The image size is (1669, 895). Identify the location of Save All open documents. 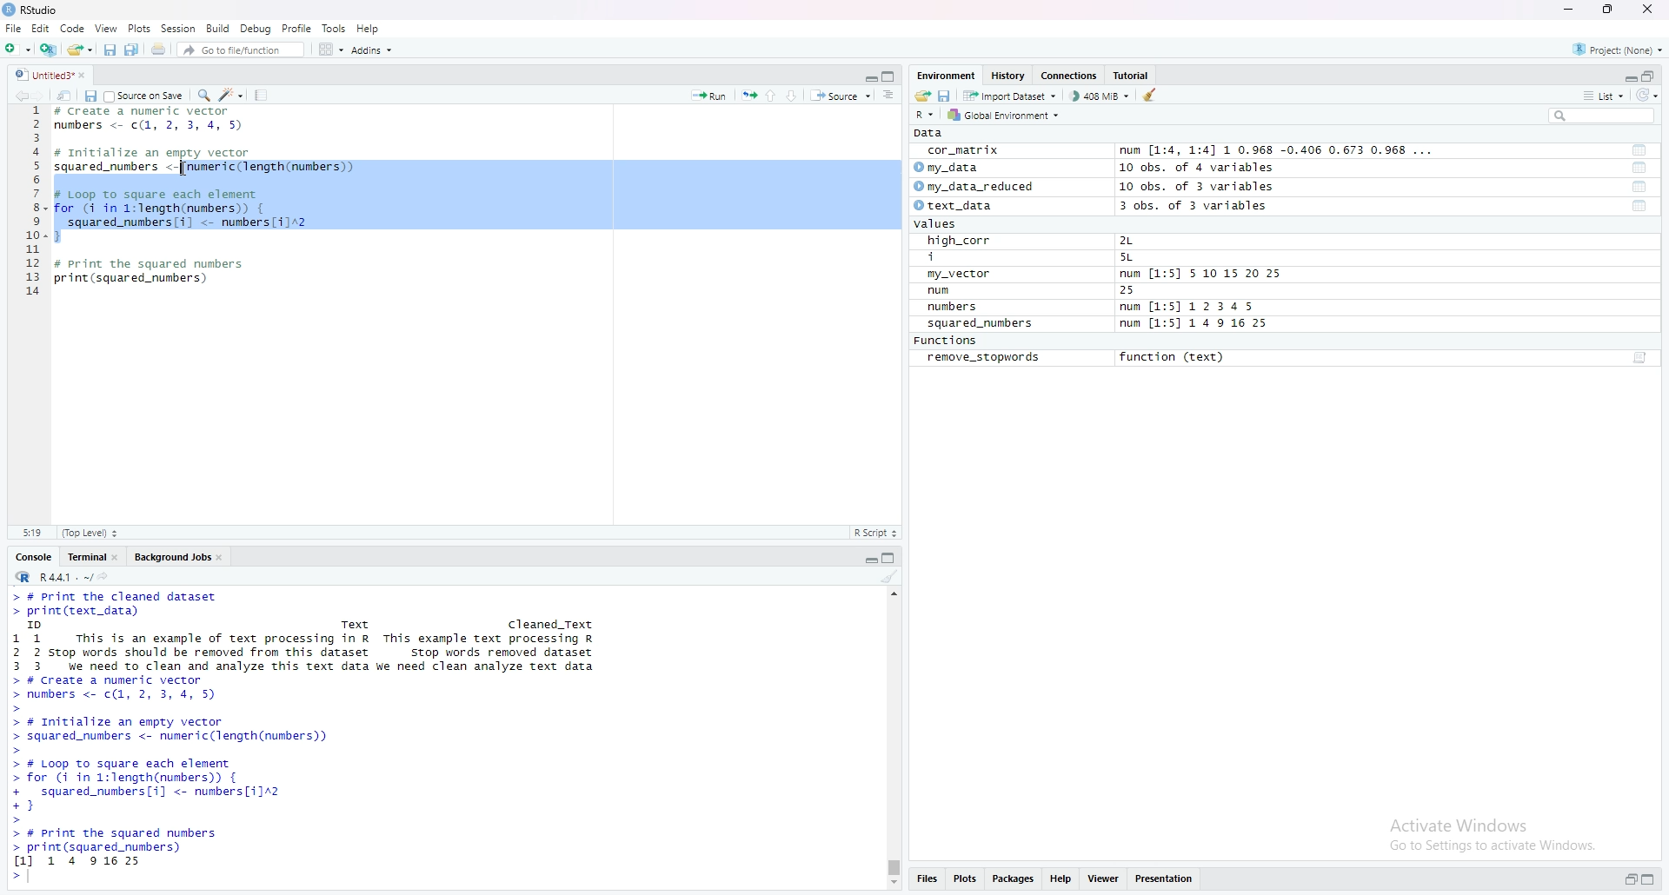
(132, 48).